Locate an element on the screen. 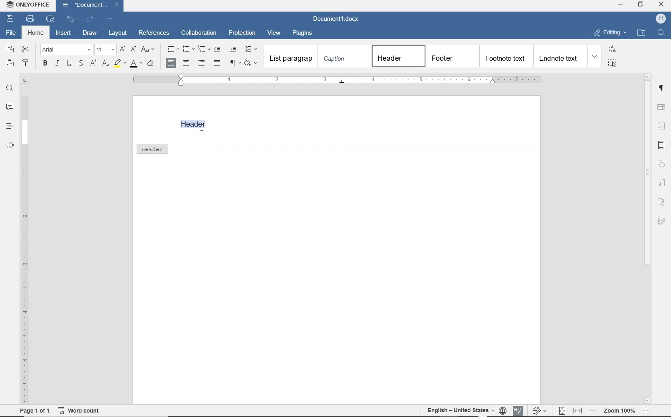 This screenshot has width=671, height=417. track changes is located at coordinates (539, 410).